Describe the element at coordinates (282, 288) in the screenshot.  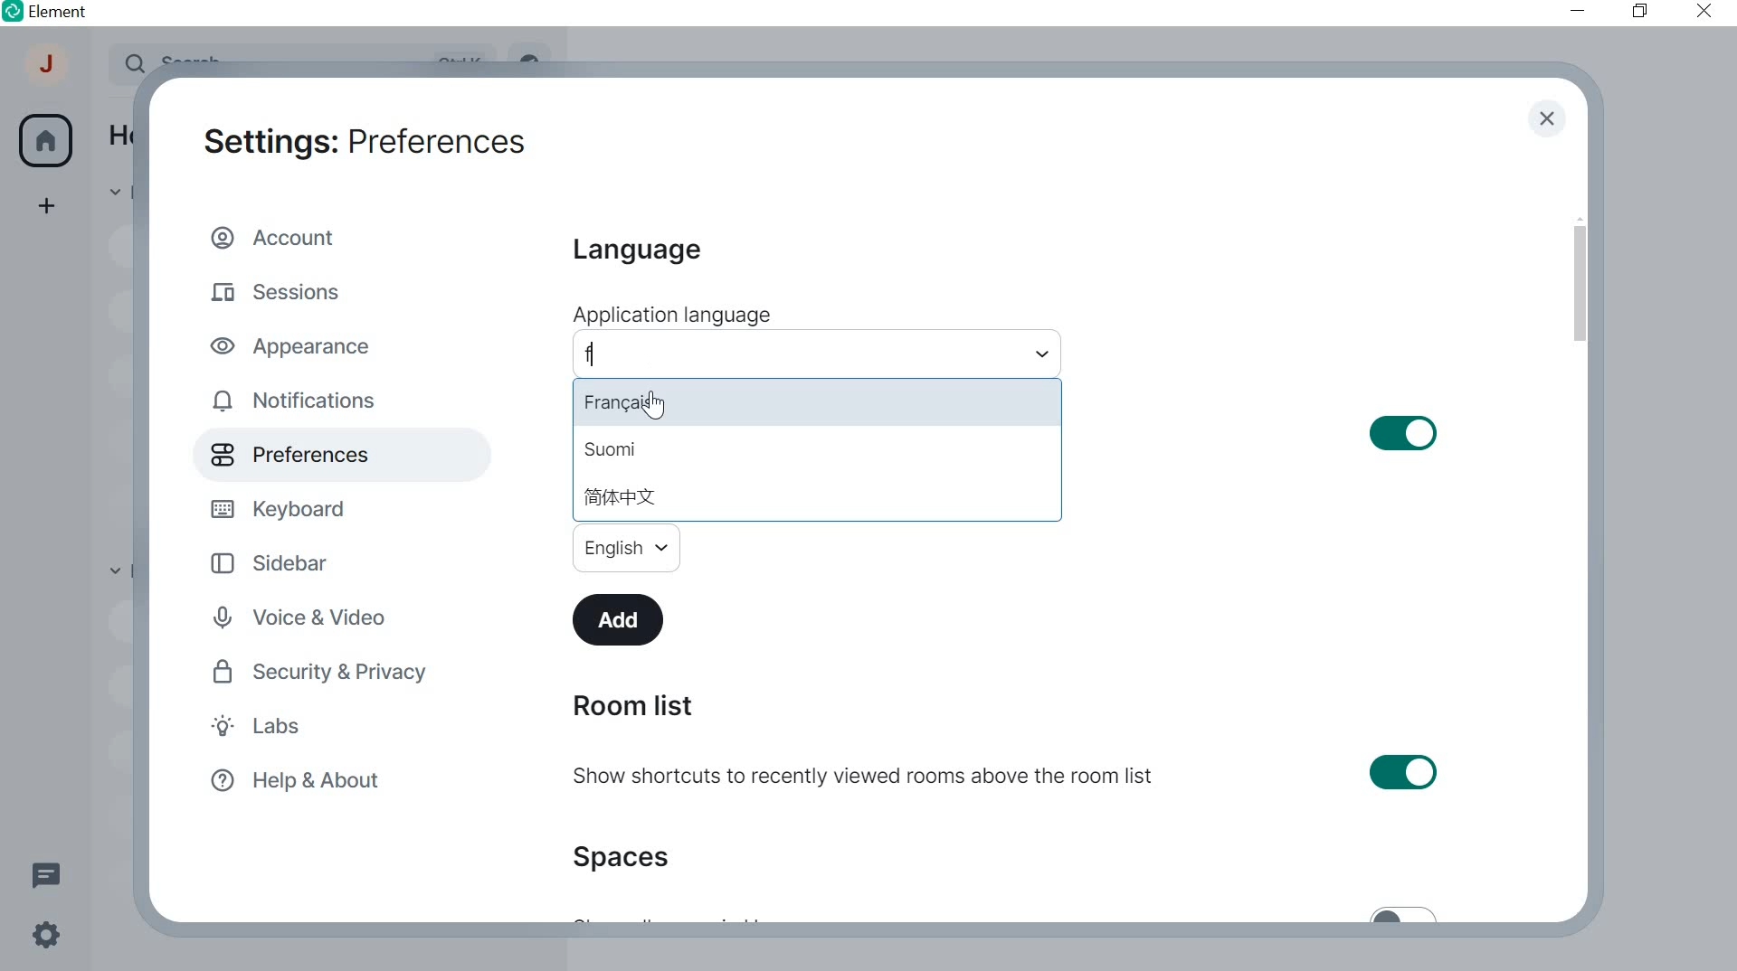
I see `SESSIONS` at that location.